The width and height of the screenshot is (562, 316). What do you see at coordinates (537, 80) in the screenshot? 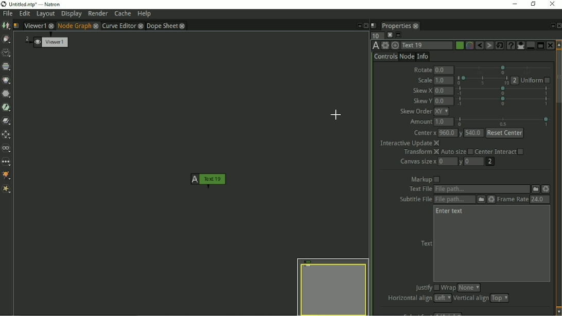
I see `Uniform` at bounding box center [537, 80].